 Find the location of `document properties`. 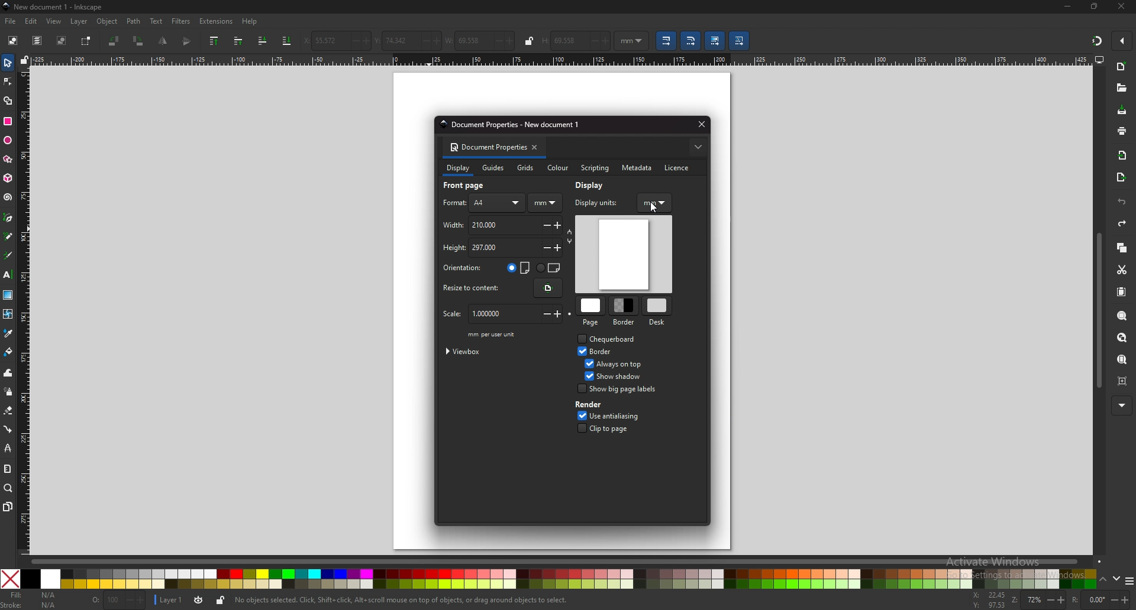

document properties is located at coordinates (486, 148).